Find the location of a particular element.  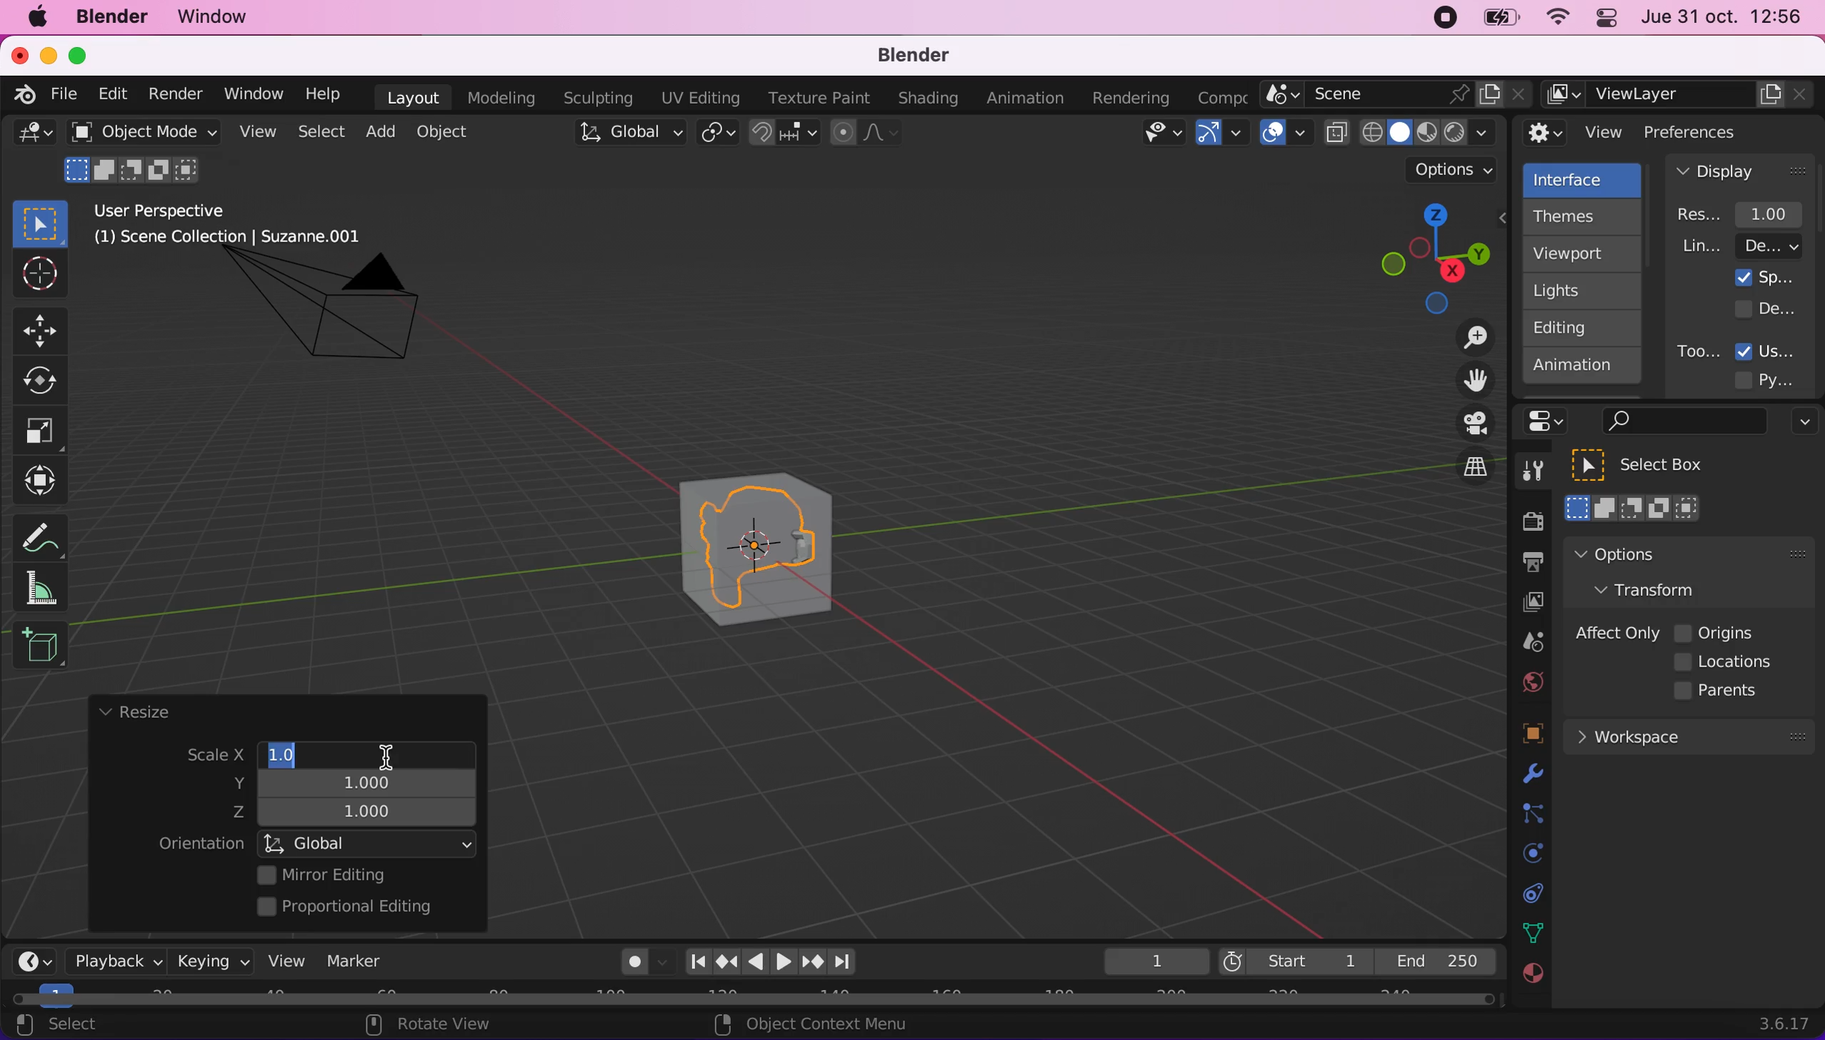

collection is located at coordinates (1529, 894).